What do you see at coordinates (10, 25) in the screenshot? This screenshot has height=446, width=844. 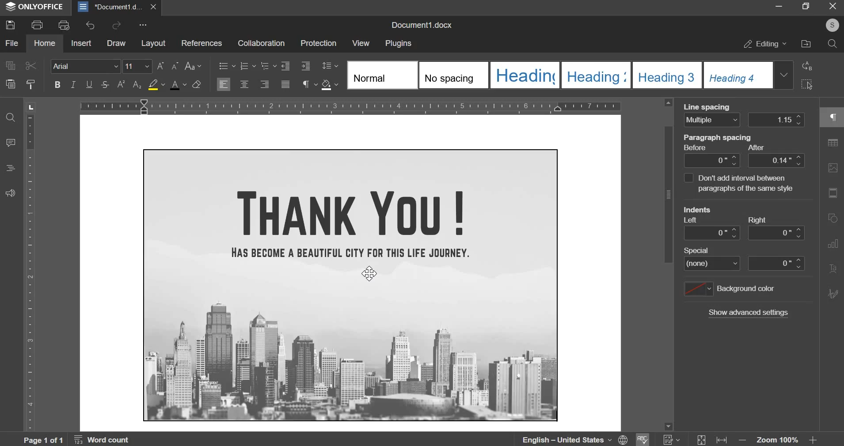 I see `save` at bounding box center [10, 25].